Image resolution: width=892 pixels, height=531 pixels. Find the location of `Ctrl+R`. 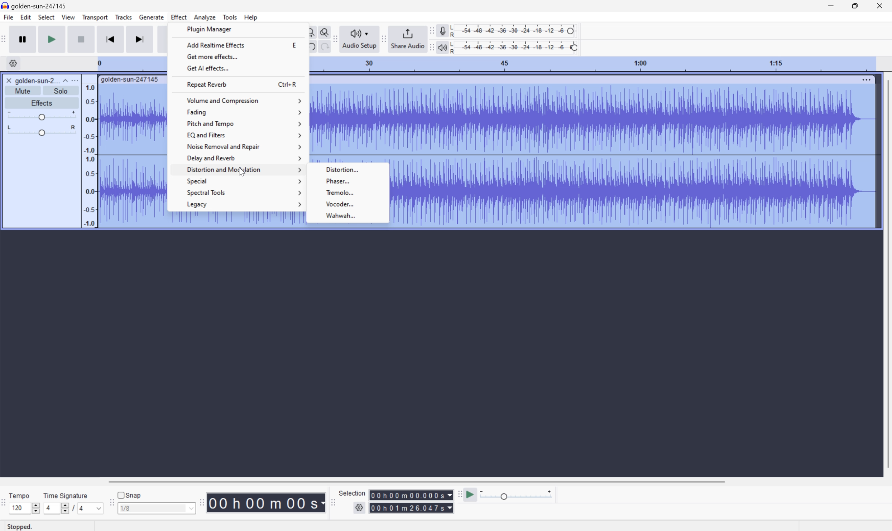

Ctrl+R is located at coordinates (288, 84).